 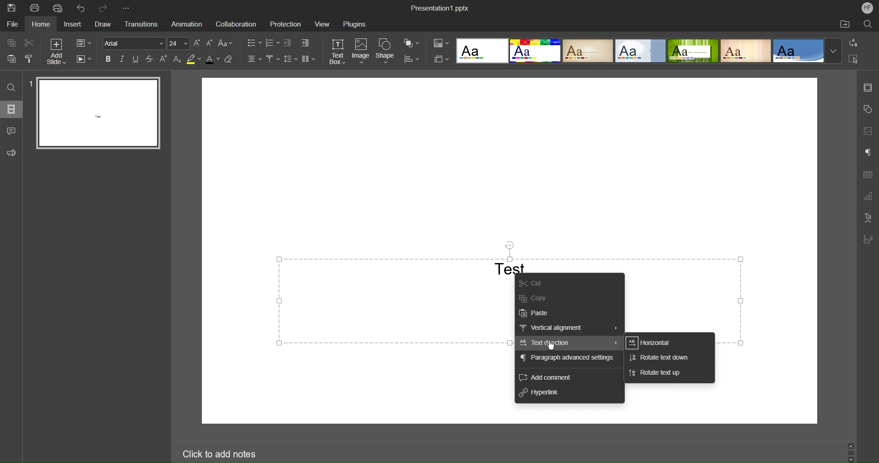 I want to click on Font, so click(x=135, y=43).